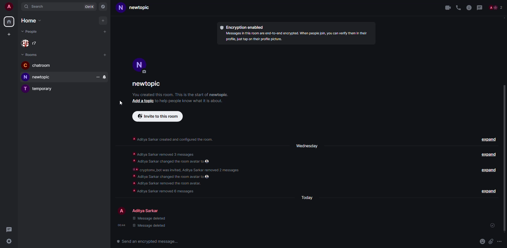 The height and width of the screenshot is (248, 507). What do you see at coordinates (146, 211) in the screenshot?
I see `people` at bounding box center [146, 211].